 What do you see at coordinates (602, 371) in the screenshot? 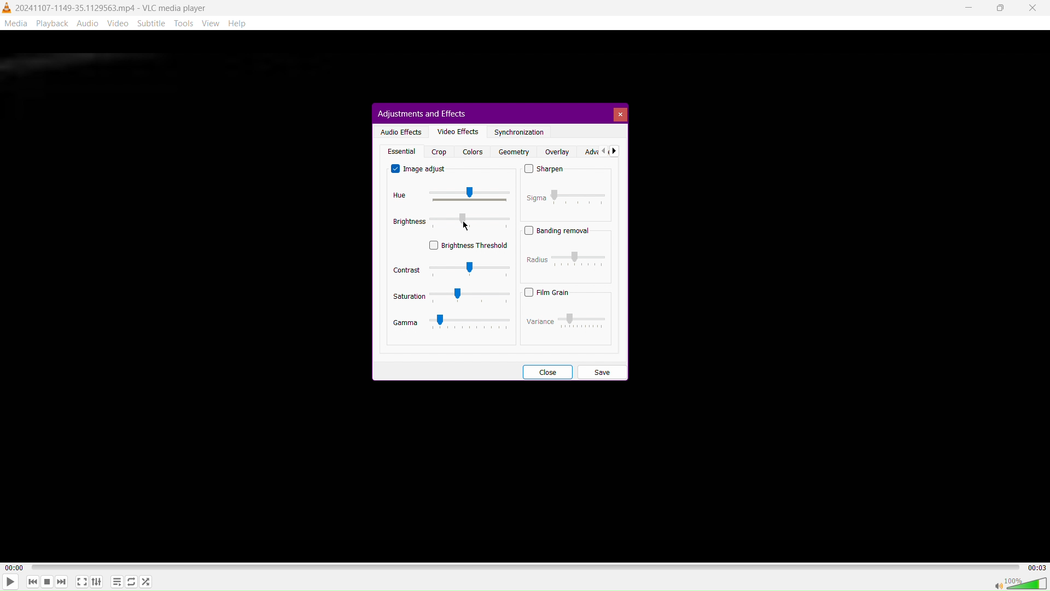
I see `Save` at bounding box center [602, 371].